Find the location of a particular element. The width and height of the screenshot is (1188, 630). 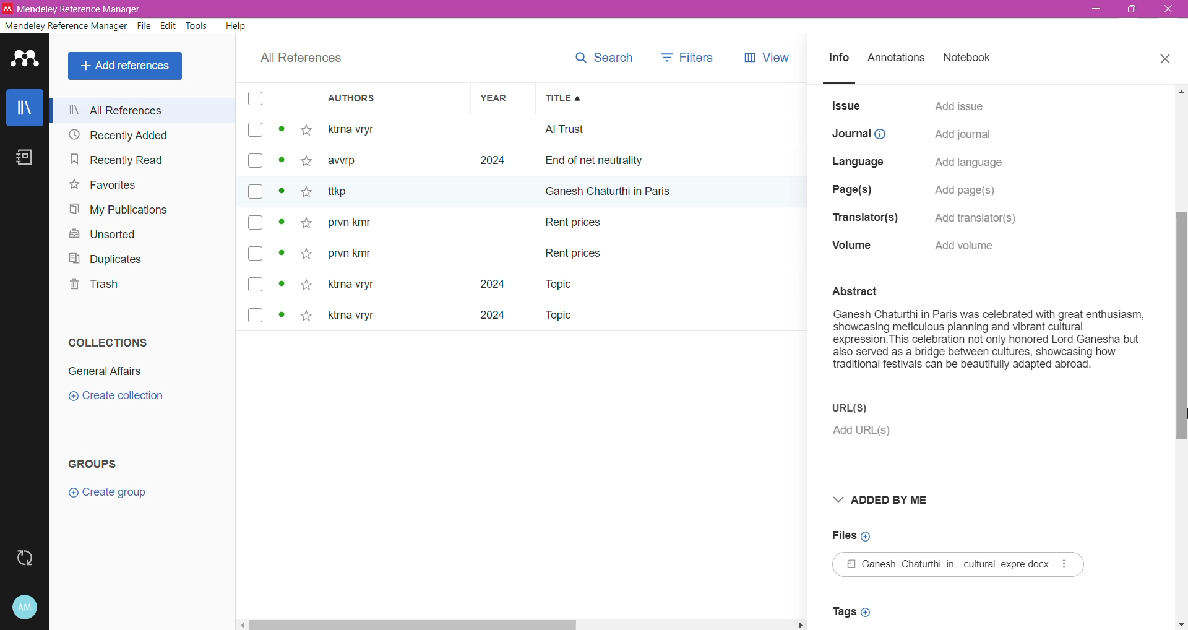

Edit is located at coordinates (169, 27).